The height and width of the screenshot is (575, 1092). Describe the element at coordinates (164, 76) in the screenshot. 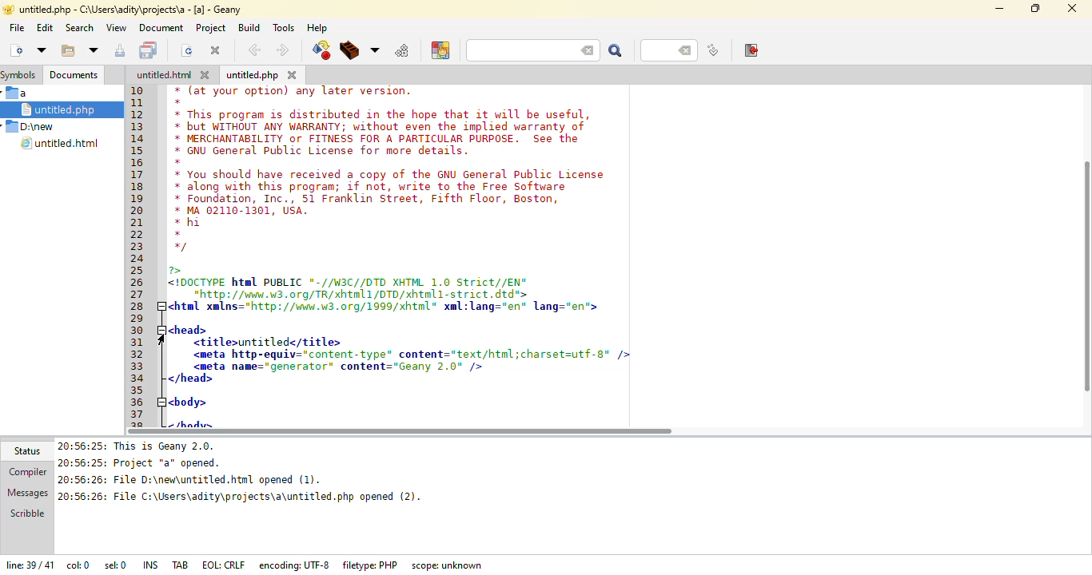

I see `untitled.html` at that location.